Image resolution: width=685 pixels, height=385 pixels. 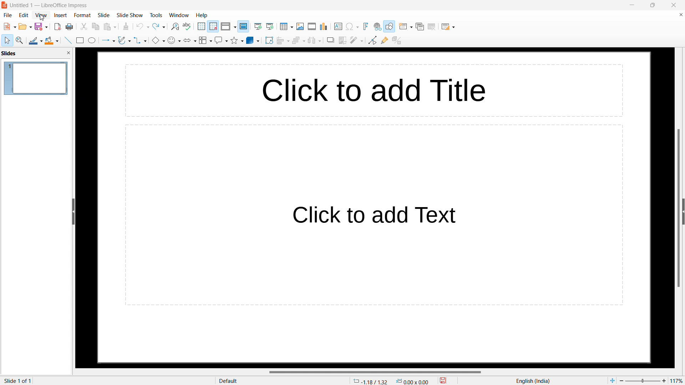 I want to click on slide show, so click(x=130, y=15).